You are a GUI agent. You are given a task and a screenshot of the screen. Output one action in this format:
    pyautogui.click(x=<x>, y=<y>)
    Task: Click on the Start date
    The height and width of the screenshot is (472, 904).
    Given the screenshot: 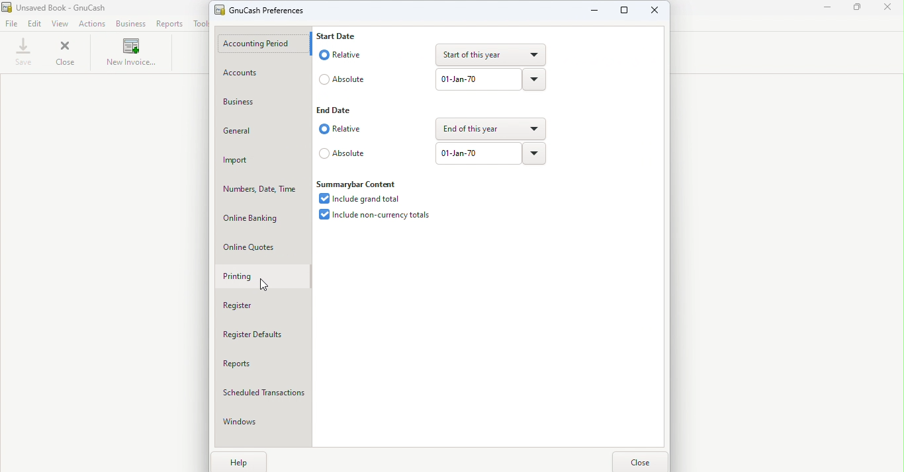 What is the action you would take?
    pyautogui.click(x=345, y=36)
    